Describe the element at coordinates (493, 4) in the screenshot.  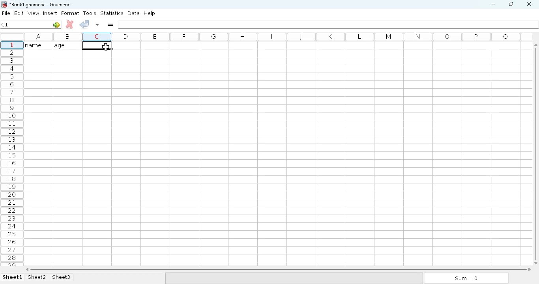
I see `minimize` at that location.